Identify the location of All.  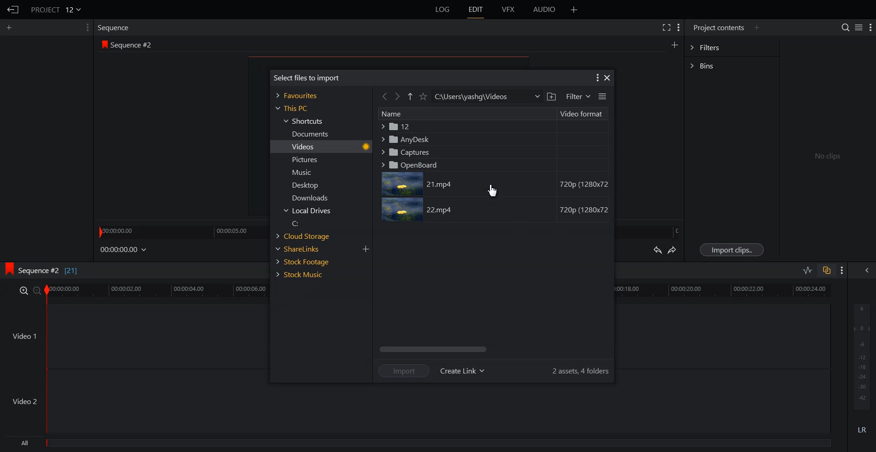
(420, 444).